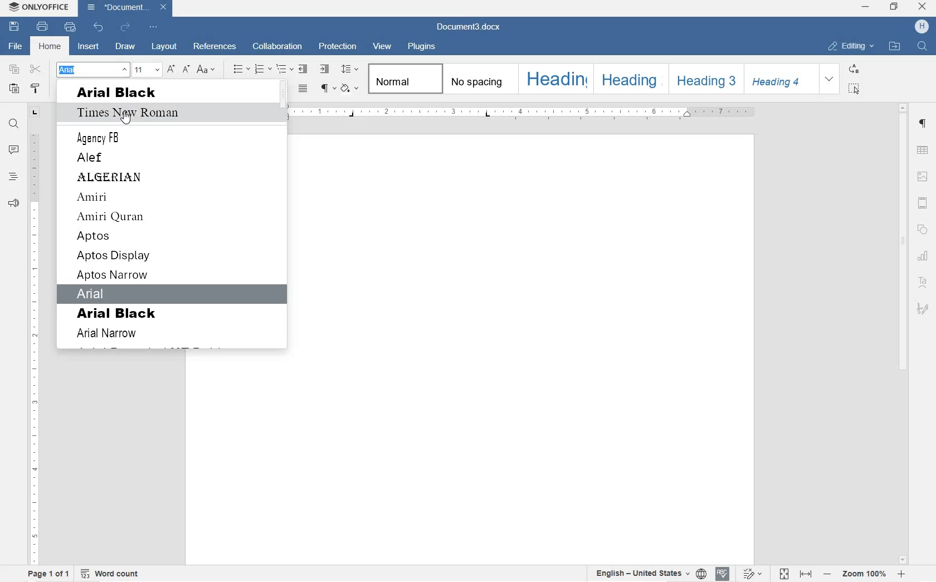 This screenshot has width=936, height=582. I want to click on IMAGE, so click(923, 177).